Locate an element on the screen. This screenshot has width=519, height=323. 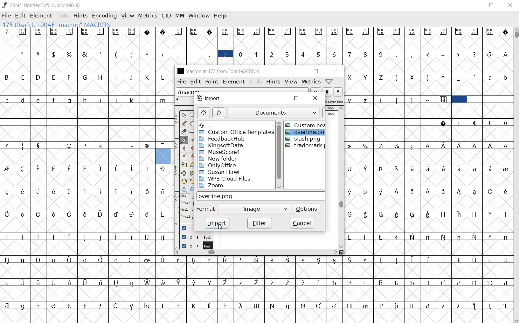
Symbol is located at coordinates (86, 260).